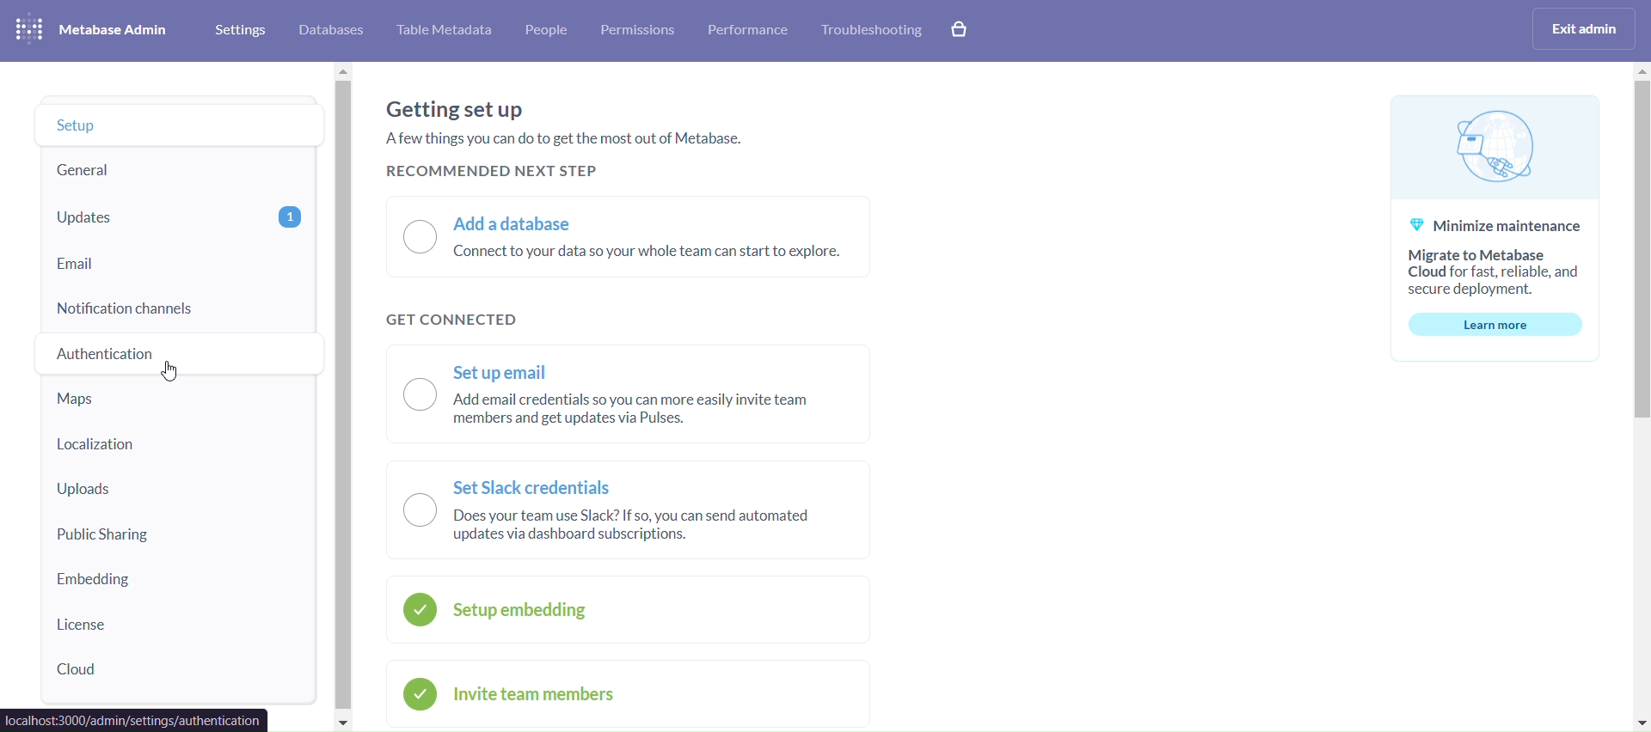 The height and width of the screenshot is (732, 1651). Describe the element at coordinates (174, 537) in the screenshot. I see `public sharing` at that location.